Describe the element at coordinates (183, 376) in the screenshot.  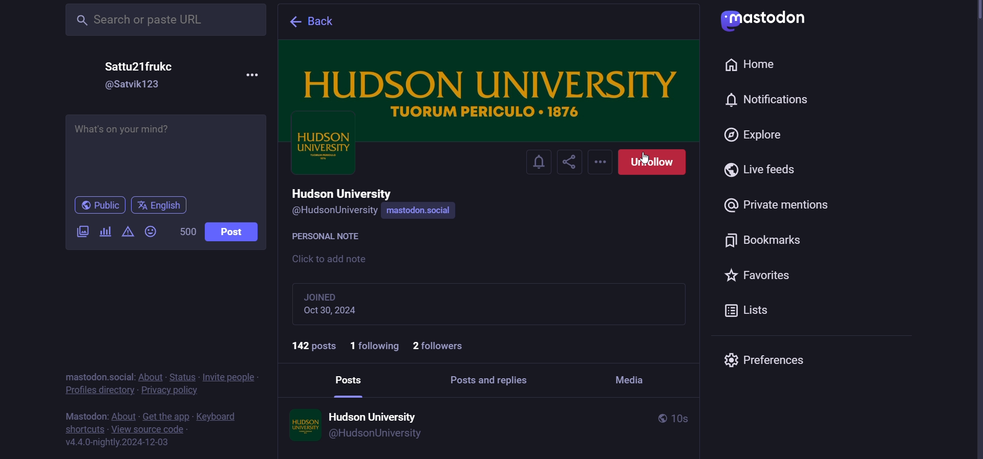
I see `status` at that location.